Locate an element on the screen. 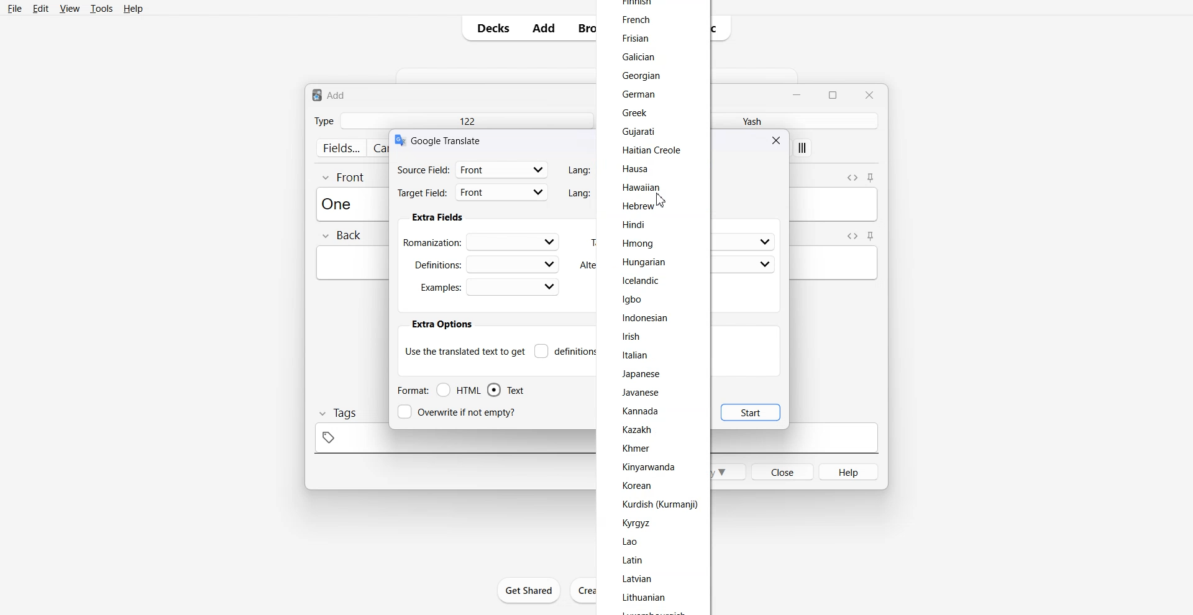  Cursor is located at coordinates (661, 199).